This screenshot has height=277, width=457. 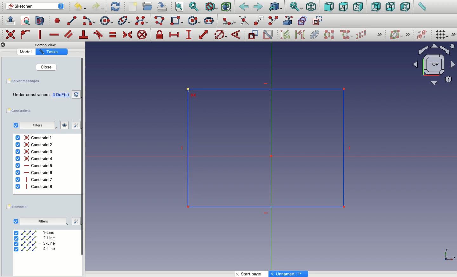 What do you see at coordinates (244, 7) in the screenshot?
I see `Back` at bounding box center [244, 7].